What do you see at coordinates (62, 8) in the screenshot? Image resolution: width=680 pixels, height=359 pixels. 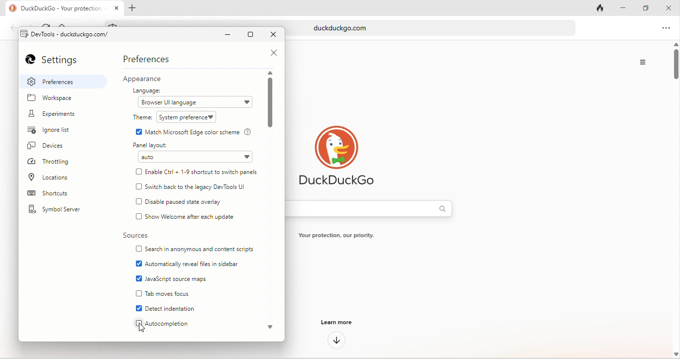 I see `D DuckDuckGo - Your protection` at bounding box center [62, 8].